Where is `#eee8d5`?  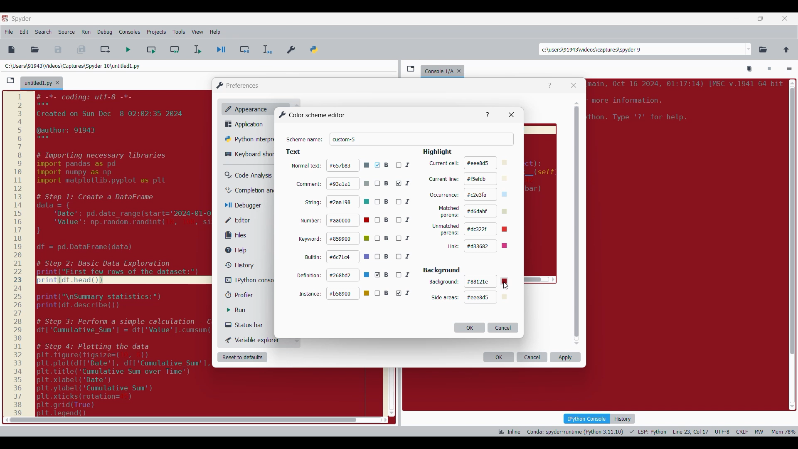
#eee8d5 is located at coordinates (485, 297).